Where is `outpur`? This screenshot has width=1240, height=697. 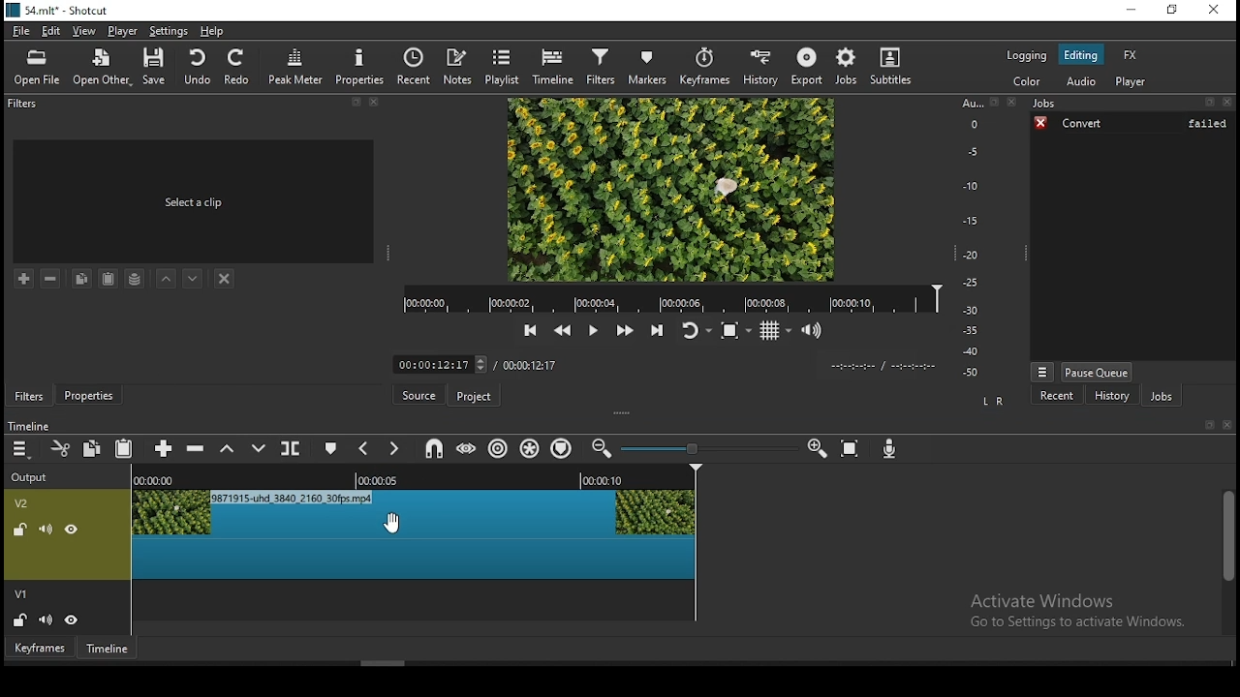 outpur is located at coordinates (34, 476).